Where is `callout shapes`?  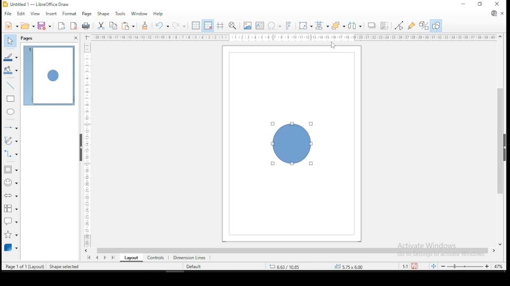
callout shapes is located at coordinates (11, 221).